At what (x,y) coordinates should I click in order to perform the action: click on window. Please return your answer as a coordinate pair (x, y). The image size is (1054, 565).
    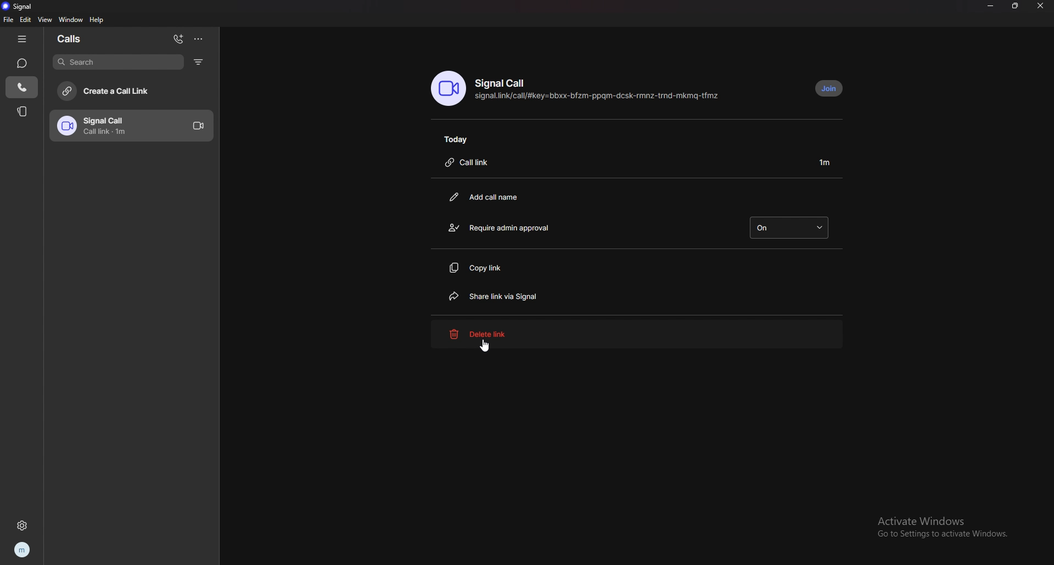
    Looking at the image, I should click on (71, 19).